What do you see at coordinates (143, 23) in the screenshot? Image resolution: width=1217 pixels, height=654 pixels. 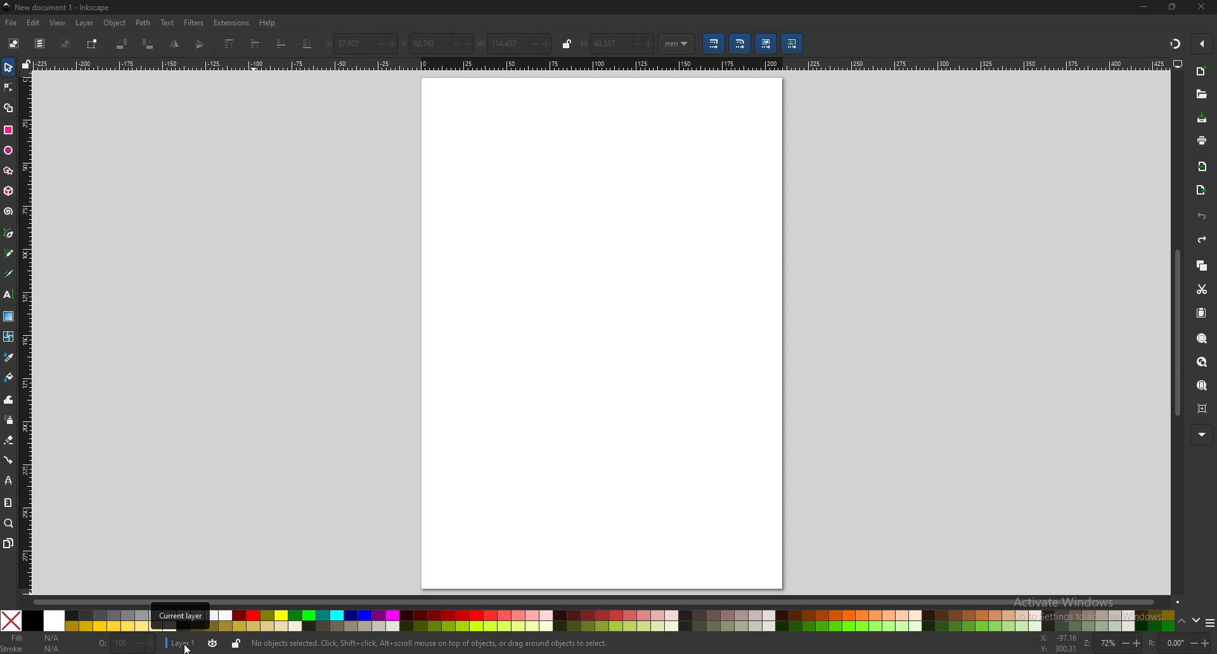 I see `path` at bounding box center [143, 23].